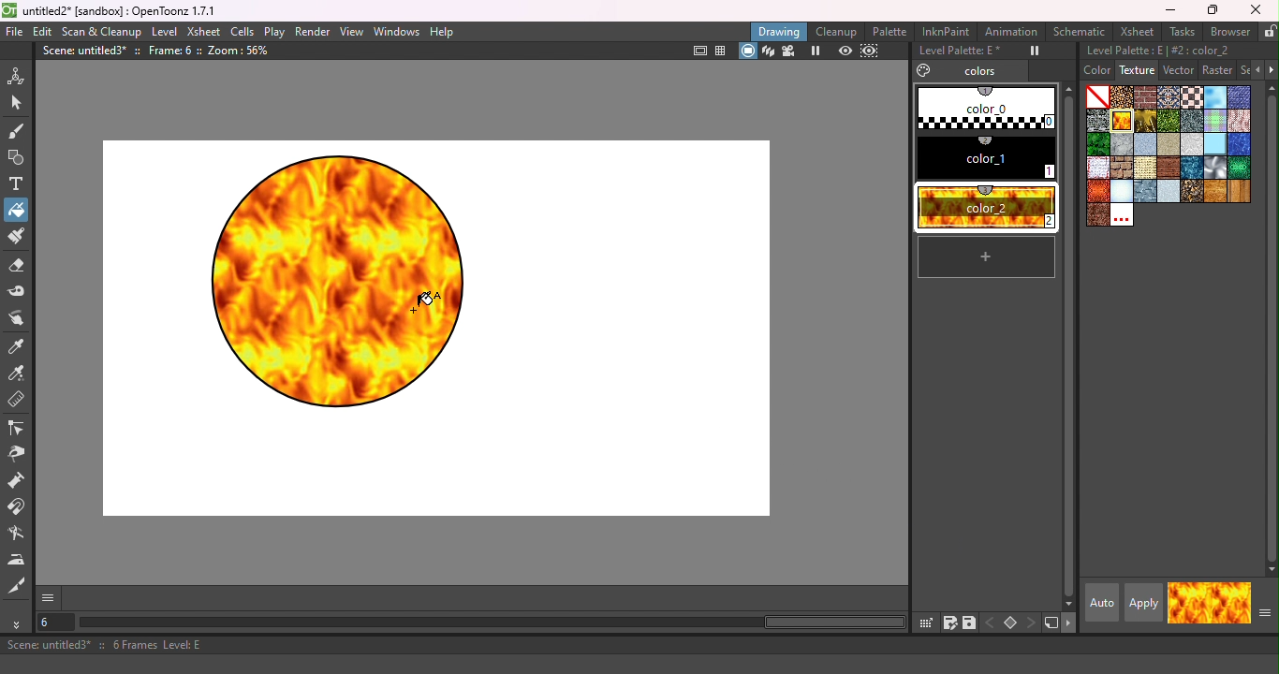 The width and height of the screenshot is (1279, 674). What do you see at coordinates (816, 51) in the screenshot?
I see `Freeze` at bounding box center [816, 51].